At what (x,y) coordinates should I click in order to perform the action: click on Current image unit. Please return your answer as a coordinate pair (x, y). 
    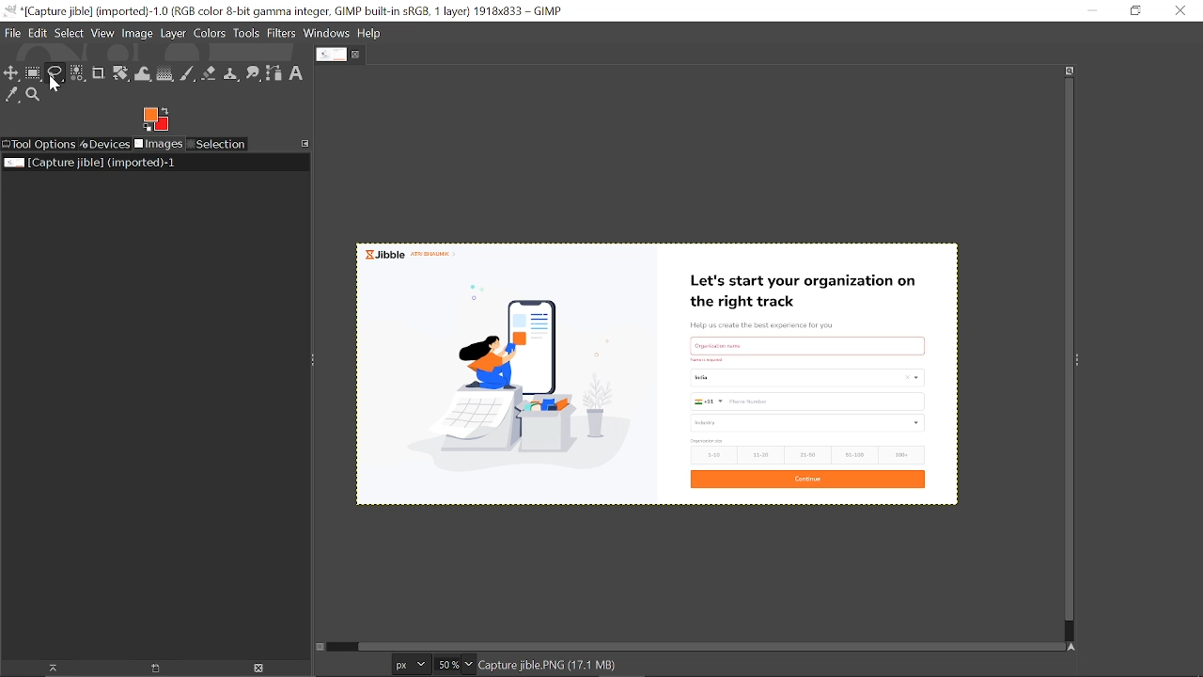
    Looking at the image, I should click on (409, 665).